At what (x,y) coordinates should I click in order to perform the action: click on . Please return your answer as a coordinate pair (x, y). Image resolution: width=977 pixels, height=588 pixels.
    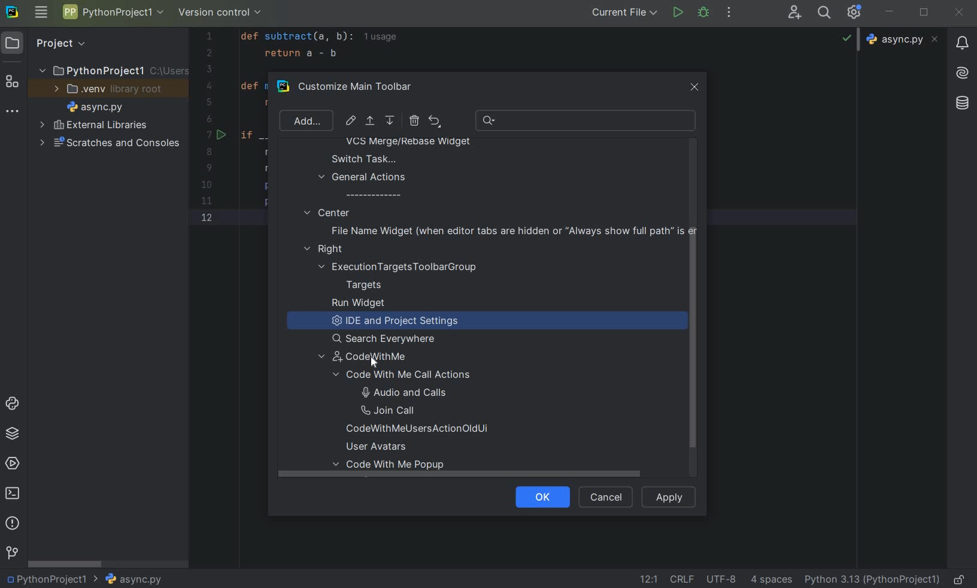
    Looking at the image, I should click on (961, 104).